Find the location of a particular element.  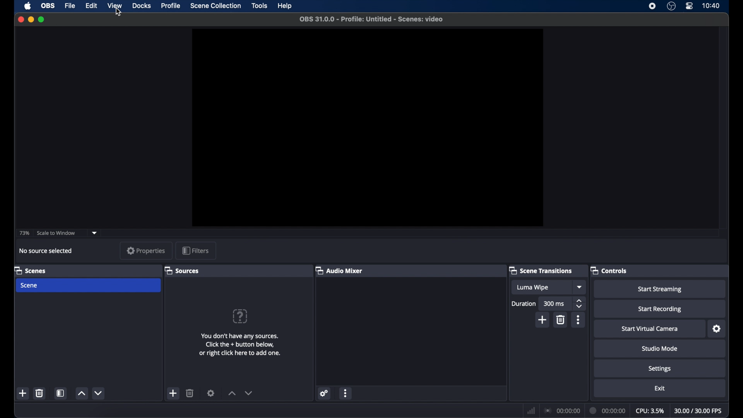

minimize is located at coordinates (31, 19).